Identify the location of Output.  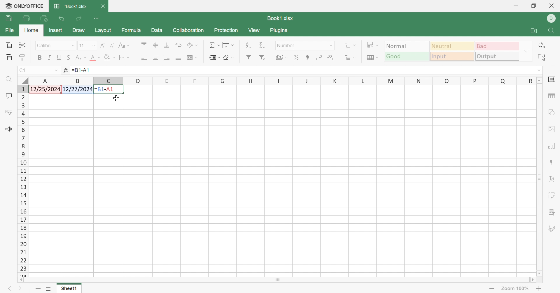
(497, 56).